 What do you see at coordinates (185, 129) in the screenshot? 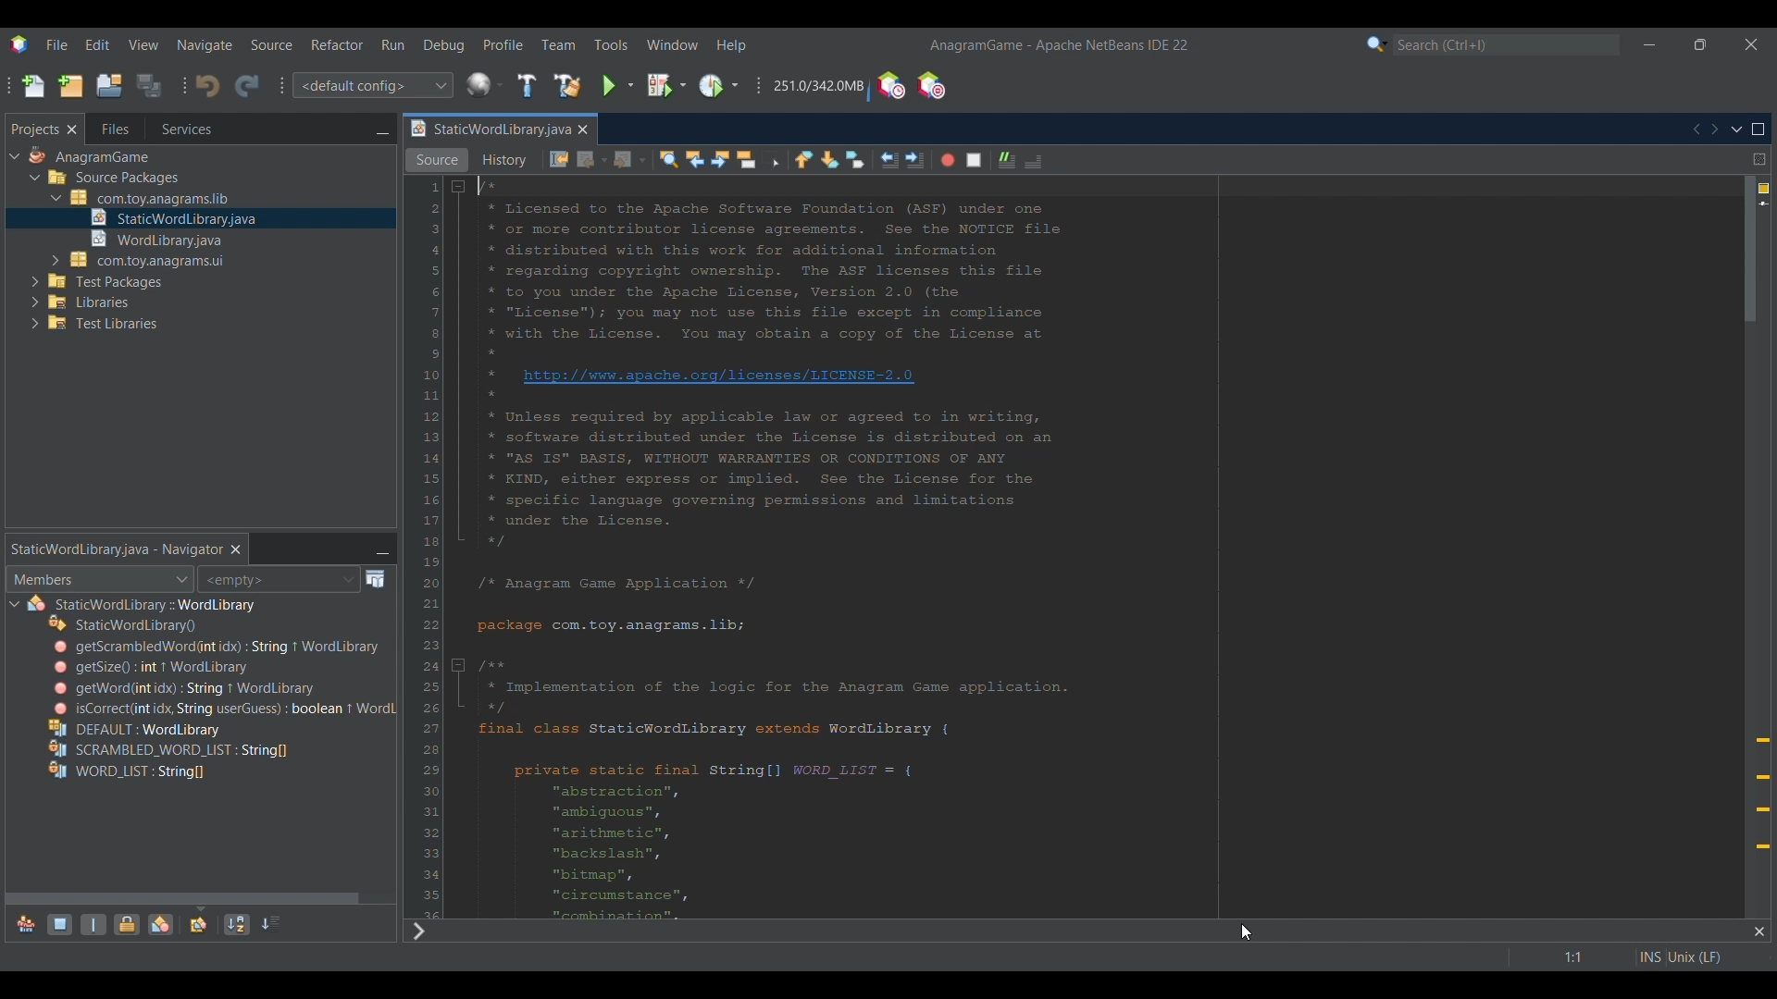
I see `Go to services` at bounding box center [185, 129].